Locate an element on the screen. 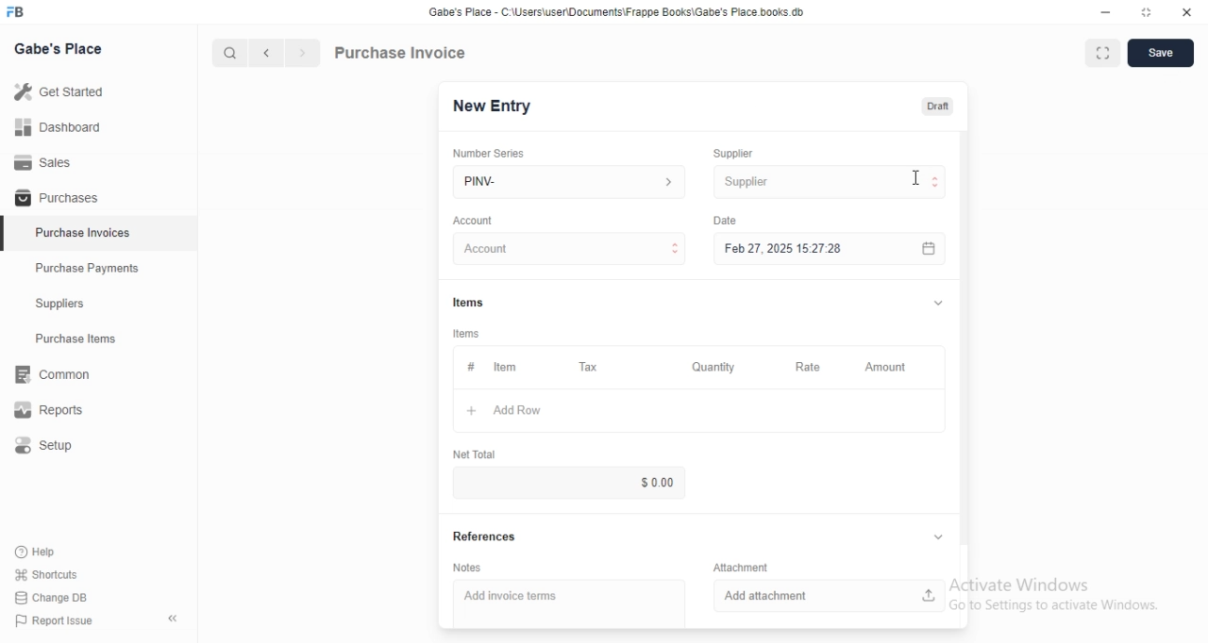  Quantity is located at coordinates (714, 367).